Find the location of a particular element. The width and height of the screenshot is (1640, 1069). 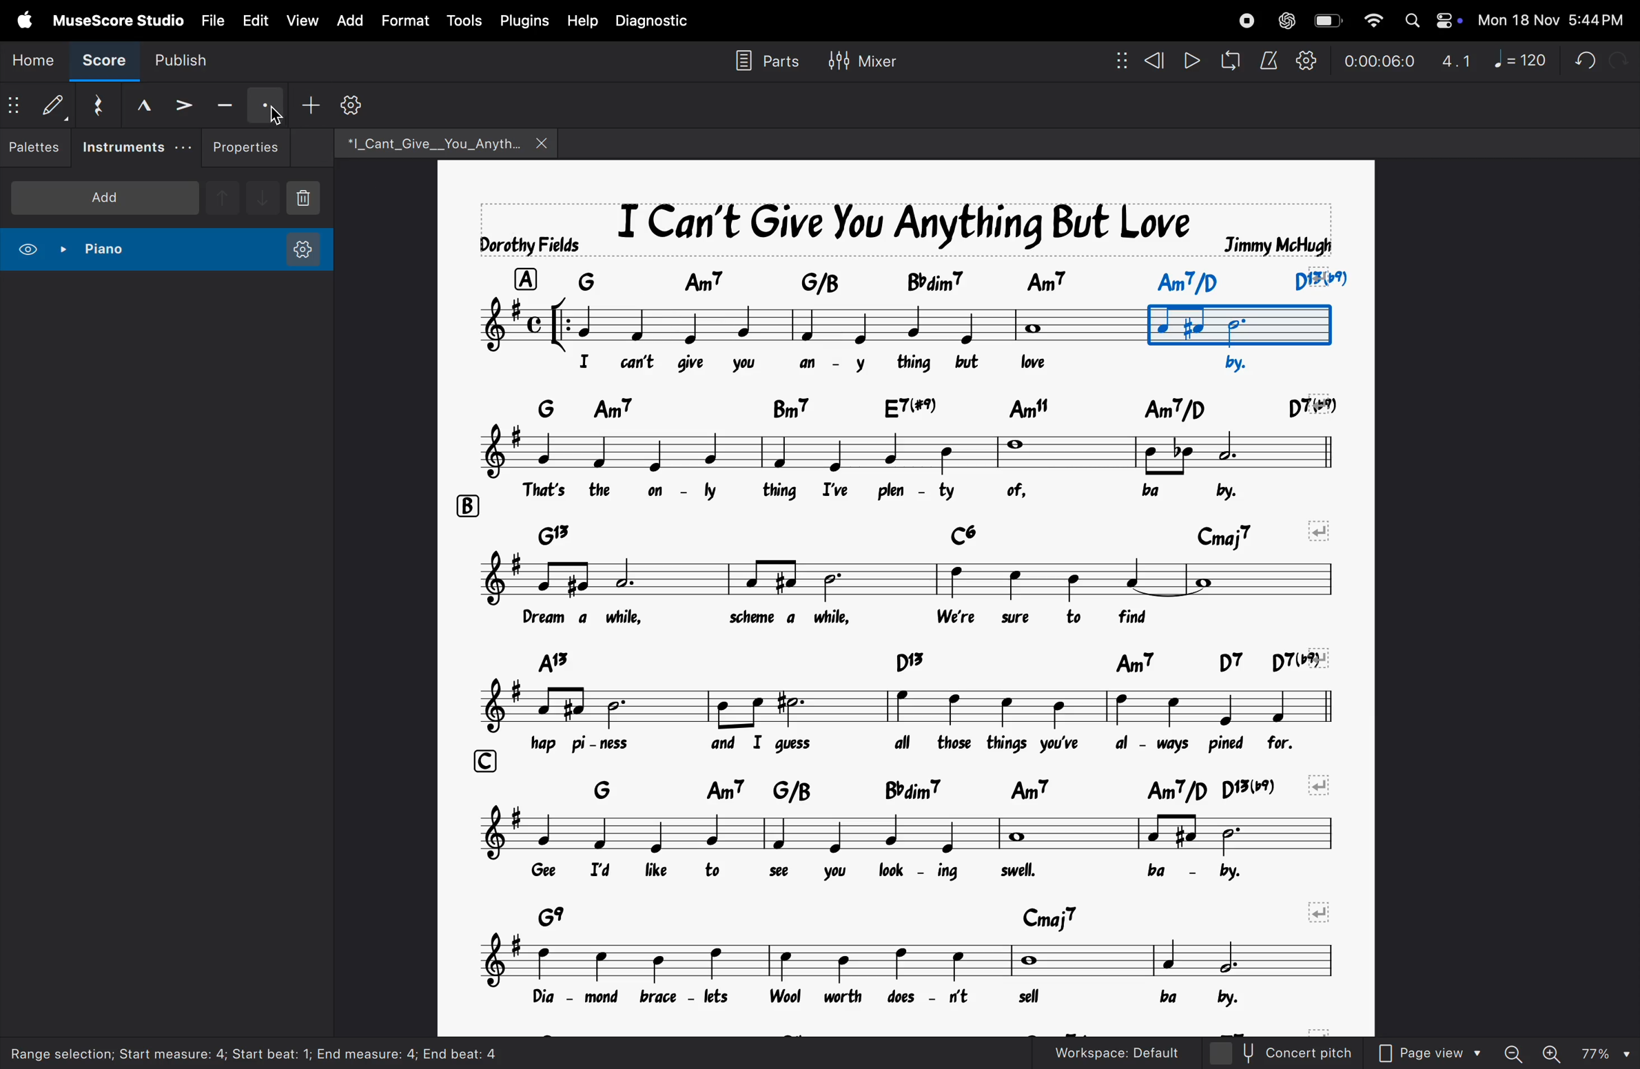

record is located at coordinates (1244, 20).